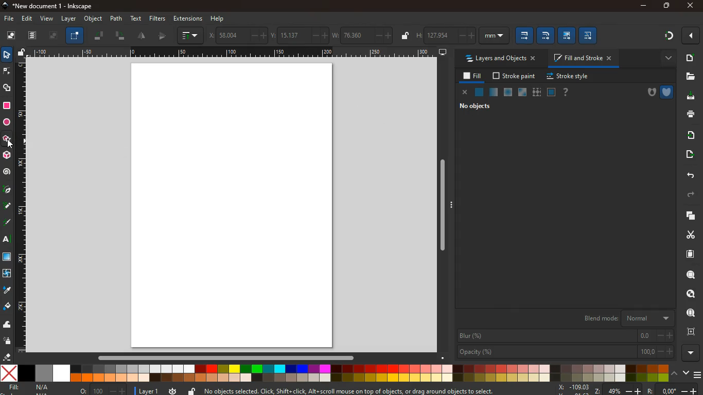 The image size is (703, 395). Describe the element at coordinates (686, 373) in the screenshot. I see `down` at that location.